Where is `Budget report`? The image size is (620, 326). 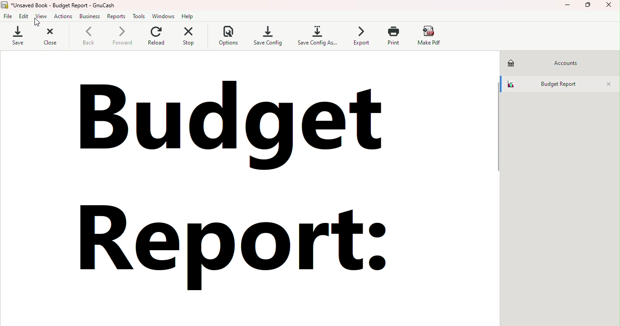 Budget report is located at coordinates (550, 84).